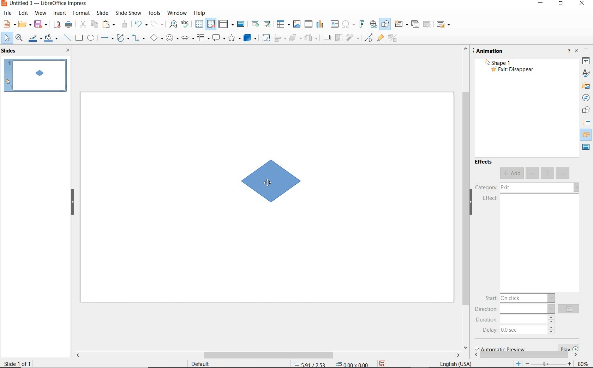 This screenshot has height=368, width=593. Describe the element at coordinates (491, 199) in the screenshot. I see `effect` at that location.